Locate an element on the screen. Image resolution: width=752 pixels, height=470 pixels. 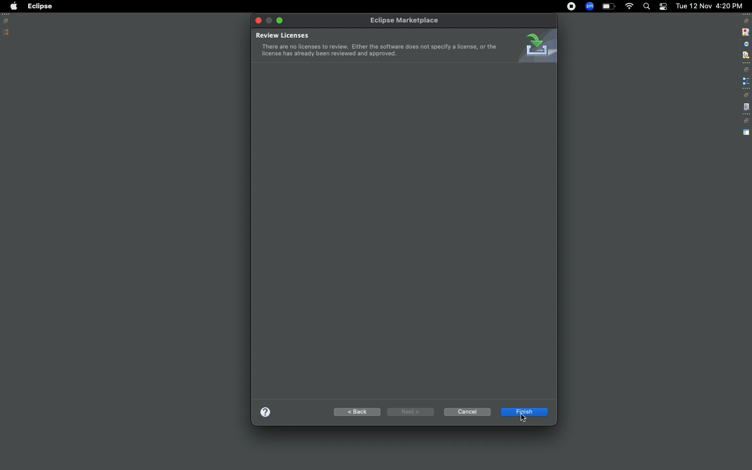
Apple logo is located at coordinates (13, 6).